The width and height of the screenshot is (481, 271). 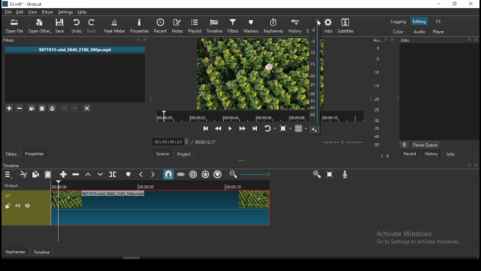 What do you see at coordinates (346, 26) in the screenshot?
I see `subtitle` at bounding box center [346, 26].